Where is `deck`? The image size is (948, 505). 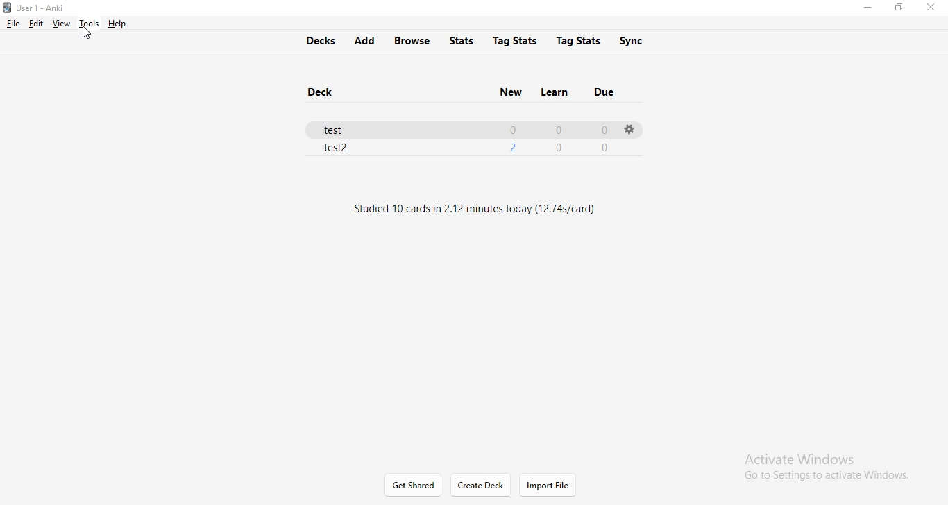 deck is located at coordinates (319, 92).